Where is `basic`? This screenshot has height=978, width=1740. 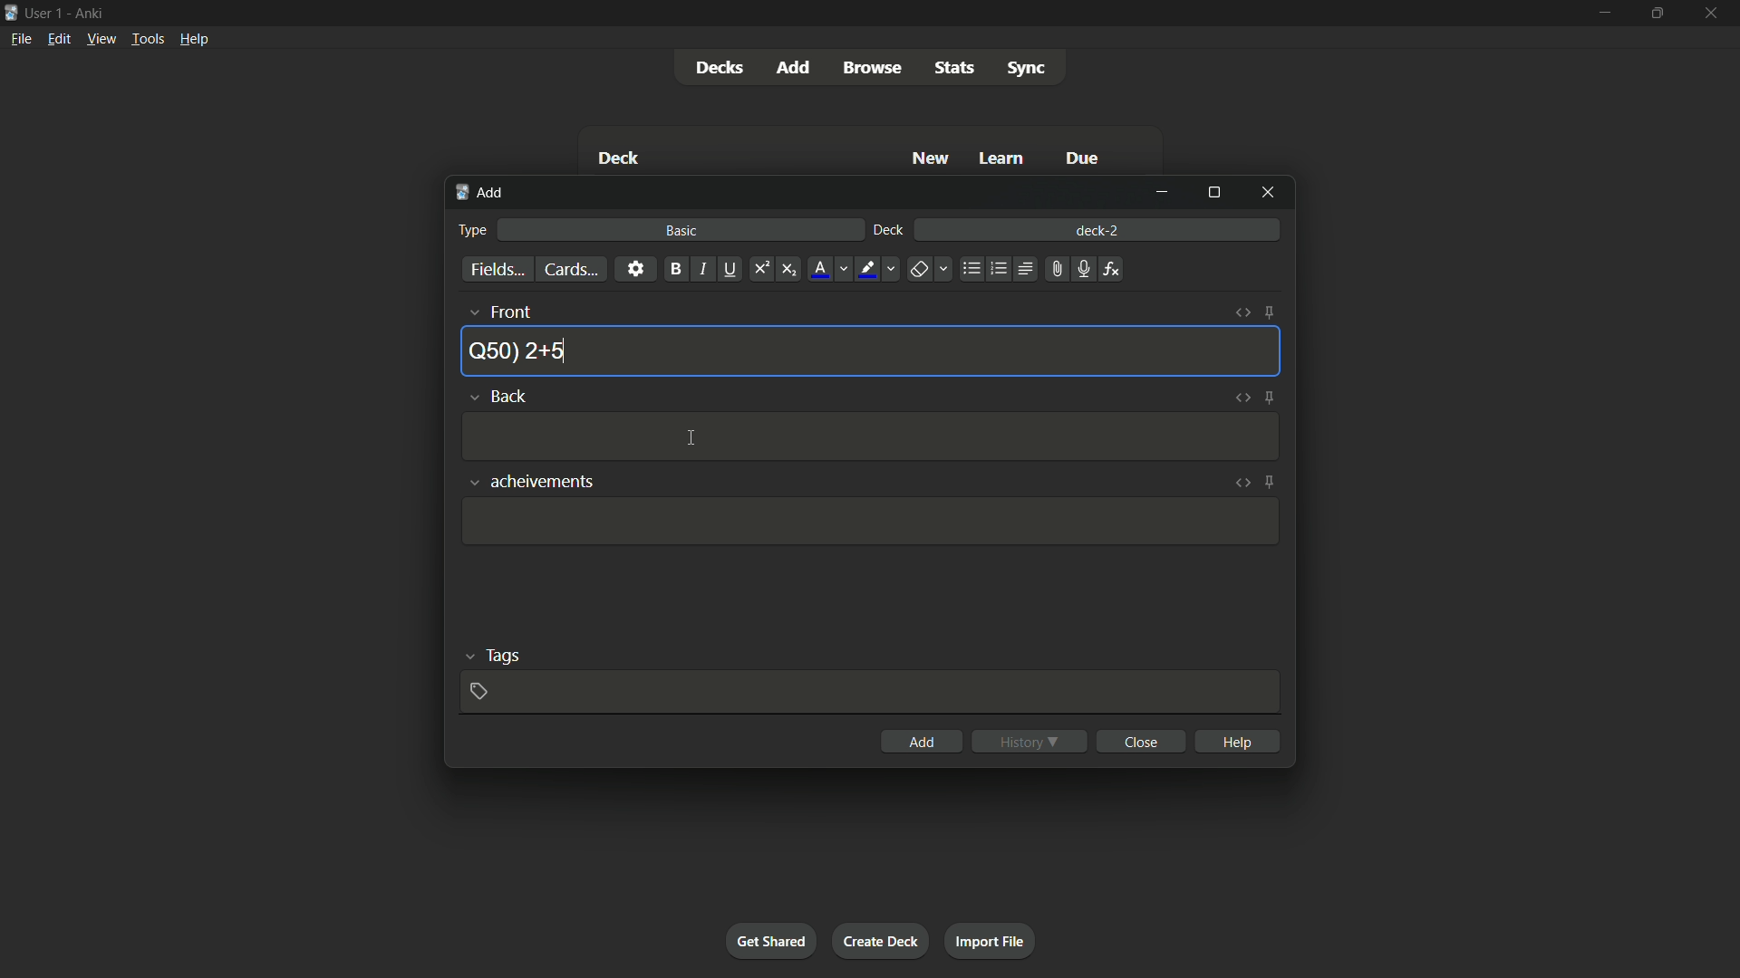
basic is located at coordinates (683, 230).